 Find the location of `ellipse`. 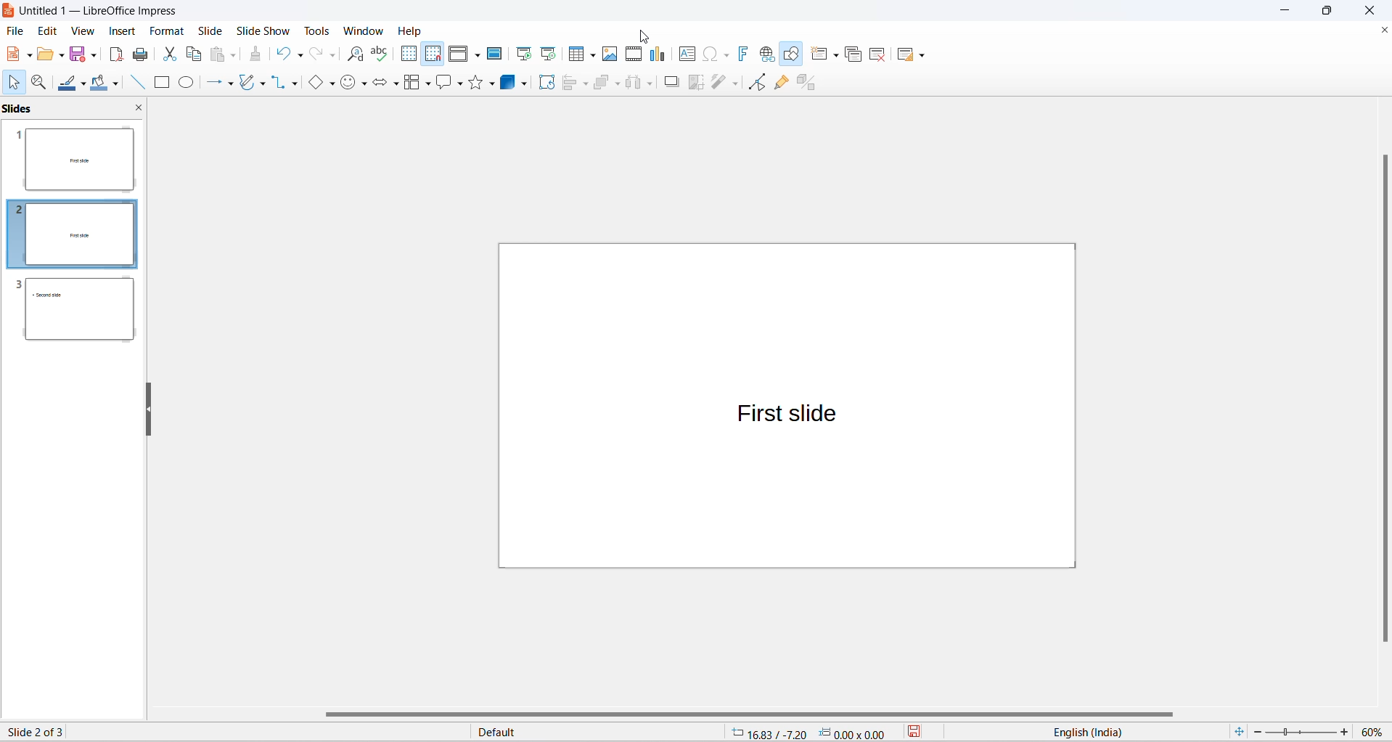

ellipse is located at coordinates (187, 83).